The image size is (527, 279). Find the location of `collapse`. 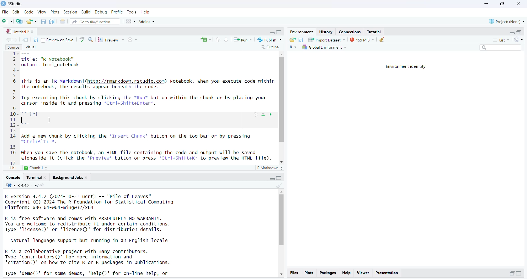

collapse is located at coordinates (520, 32).